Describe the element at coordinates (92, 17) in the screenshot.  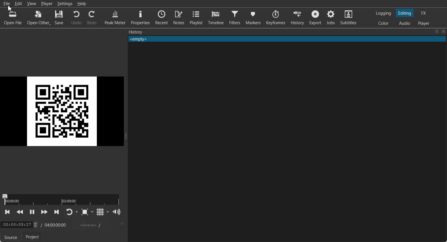
I see `Redo` at that location.